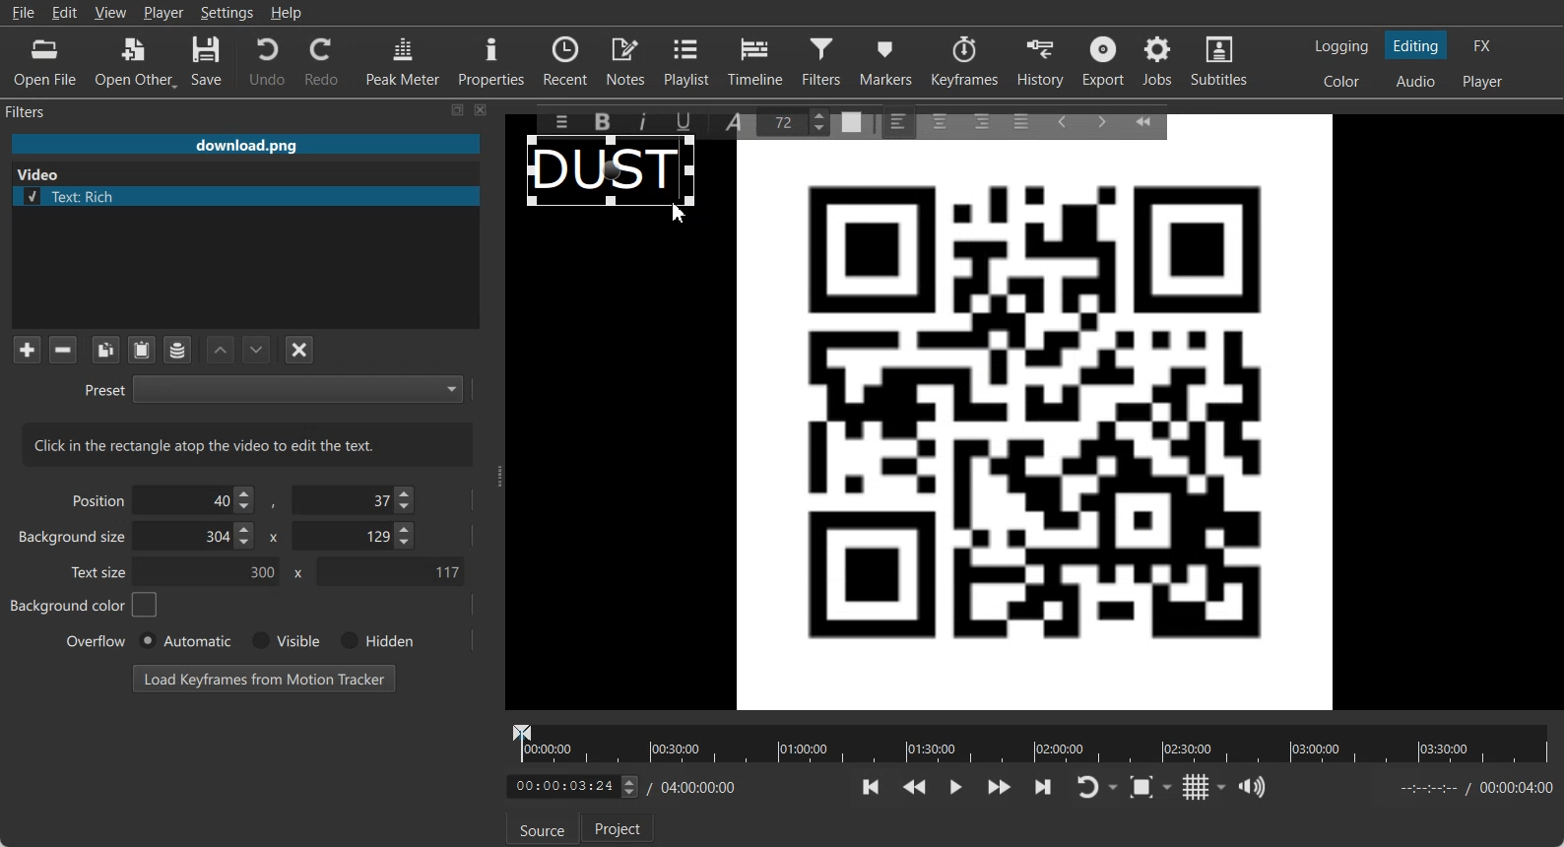 The height and width of the screenshot is (847, 1564). I want to click on Play Quickly backward, so click(915, 787).